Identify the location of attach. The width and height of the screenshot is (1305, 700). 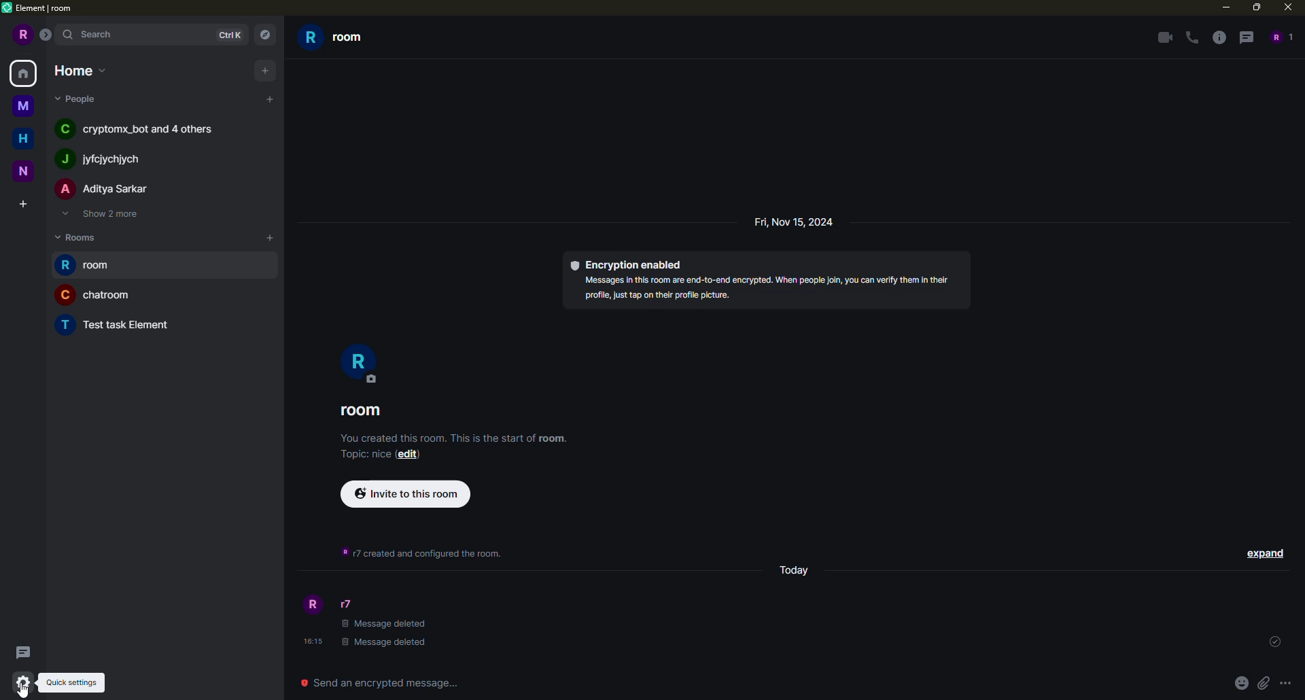
(1263, 682).